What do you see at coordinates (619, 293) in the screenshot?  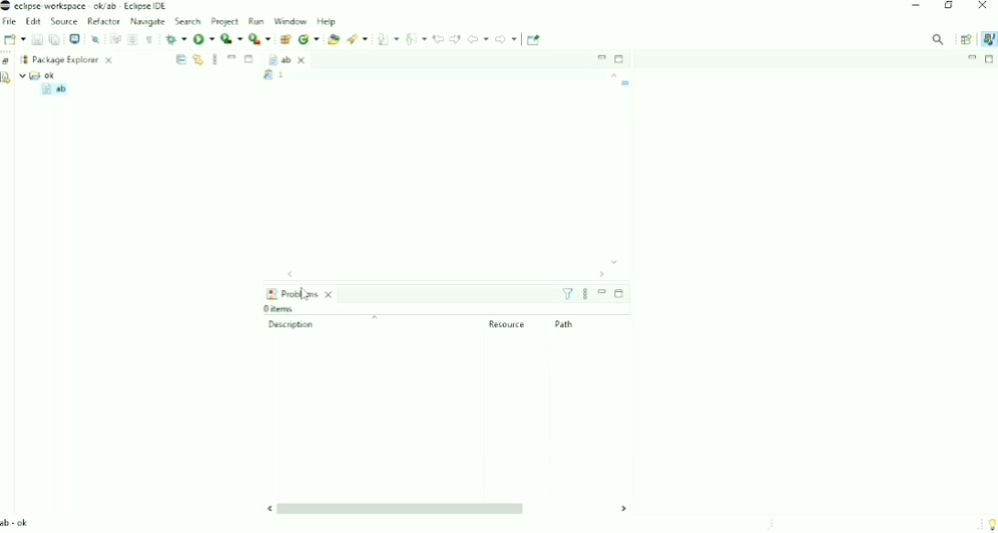 I see `Maximize` at bounding box center [619, 293].